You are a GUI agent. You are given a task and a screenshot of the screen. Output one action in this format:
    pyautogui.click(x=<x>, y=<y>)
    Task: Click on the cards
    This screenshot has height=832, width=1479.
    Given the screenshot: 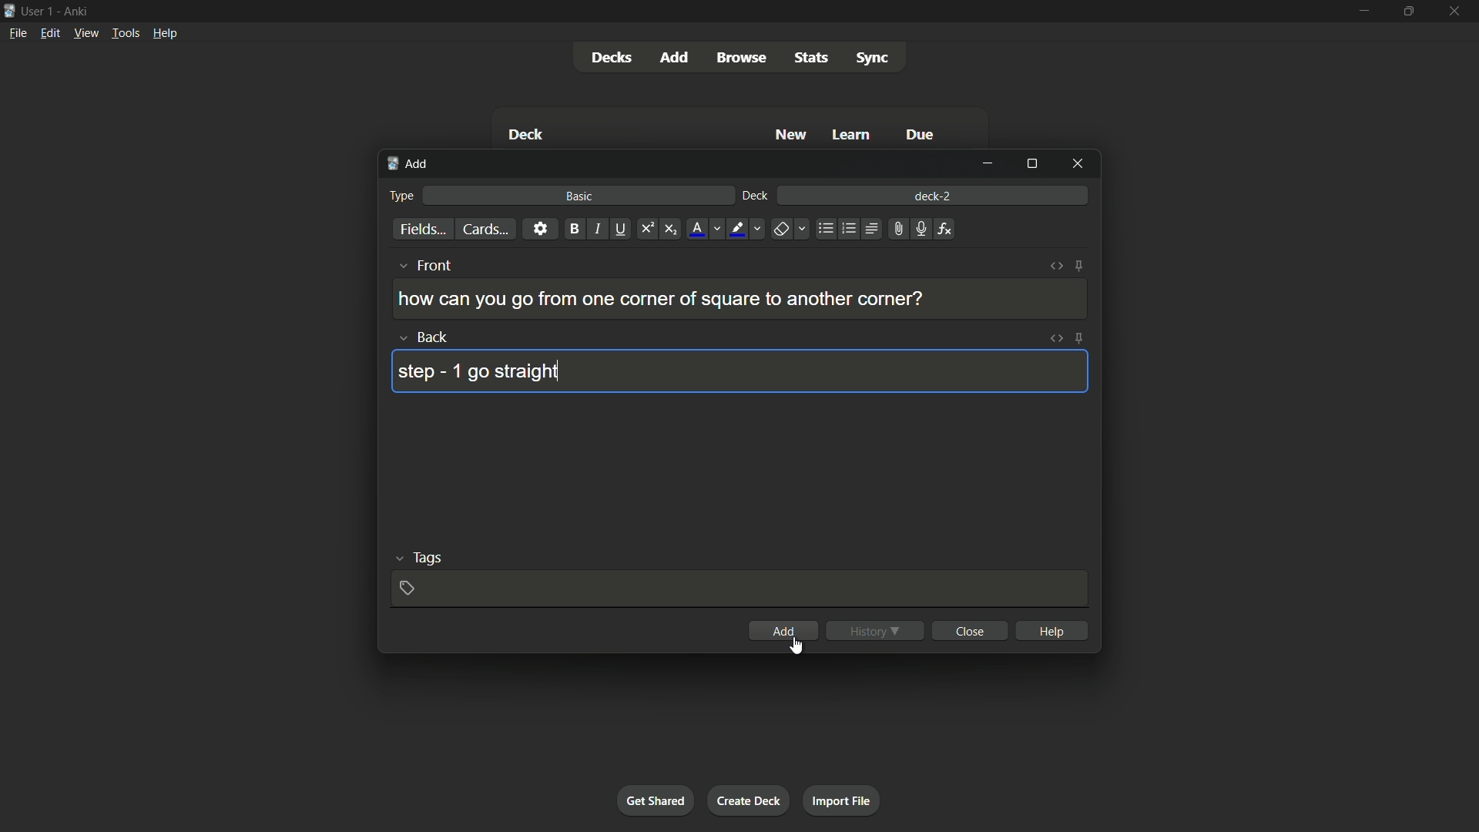 What is the action you would take?
    pyautogui.click(x=487, y=229)
    